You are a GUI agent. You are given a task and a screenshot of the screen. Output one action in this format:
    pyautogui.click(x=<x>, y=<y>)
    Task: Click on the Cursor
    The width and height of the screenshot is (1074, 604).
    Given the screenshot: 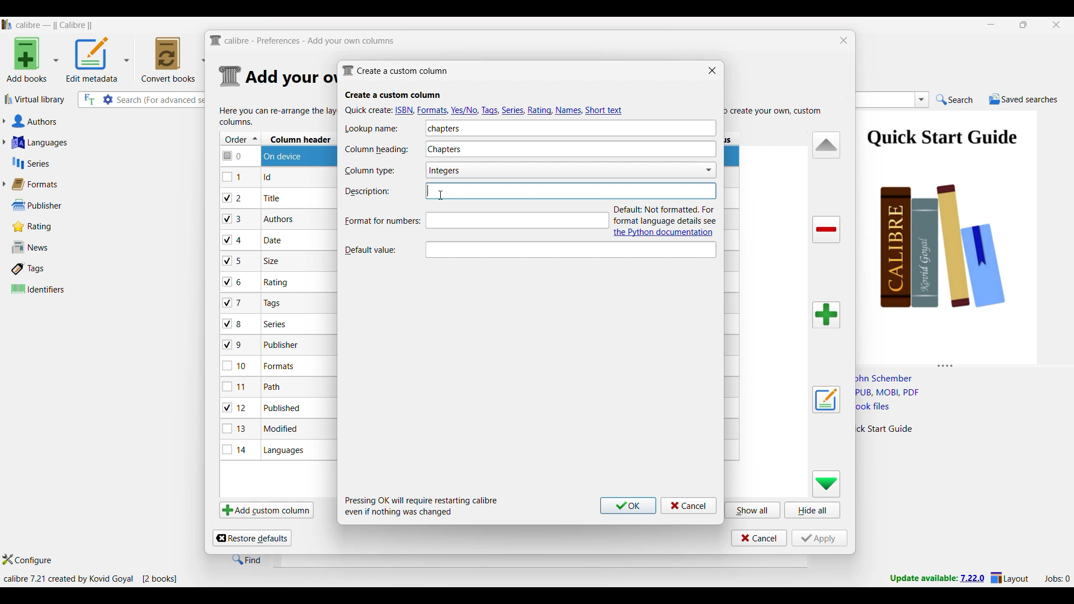 What is the action you would take?
    pyautogui.click(x=436, y=194)
    